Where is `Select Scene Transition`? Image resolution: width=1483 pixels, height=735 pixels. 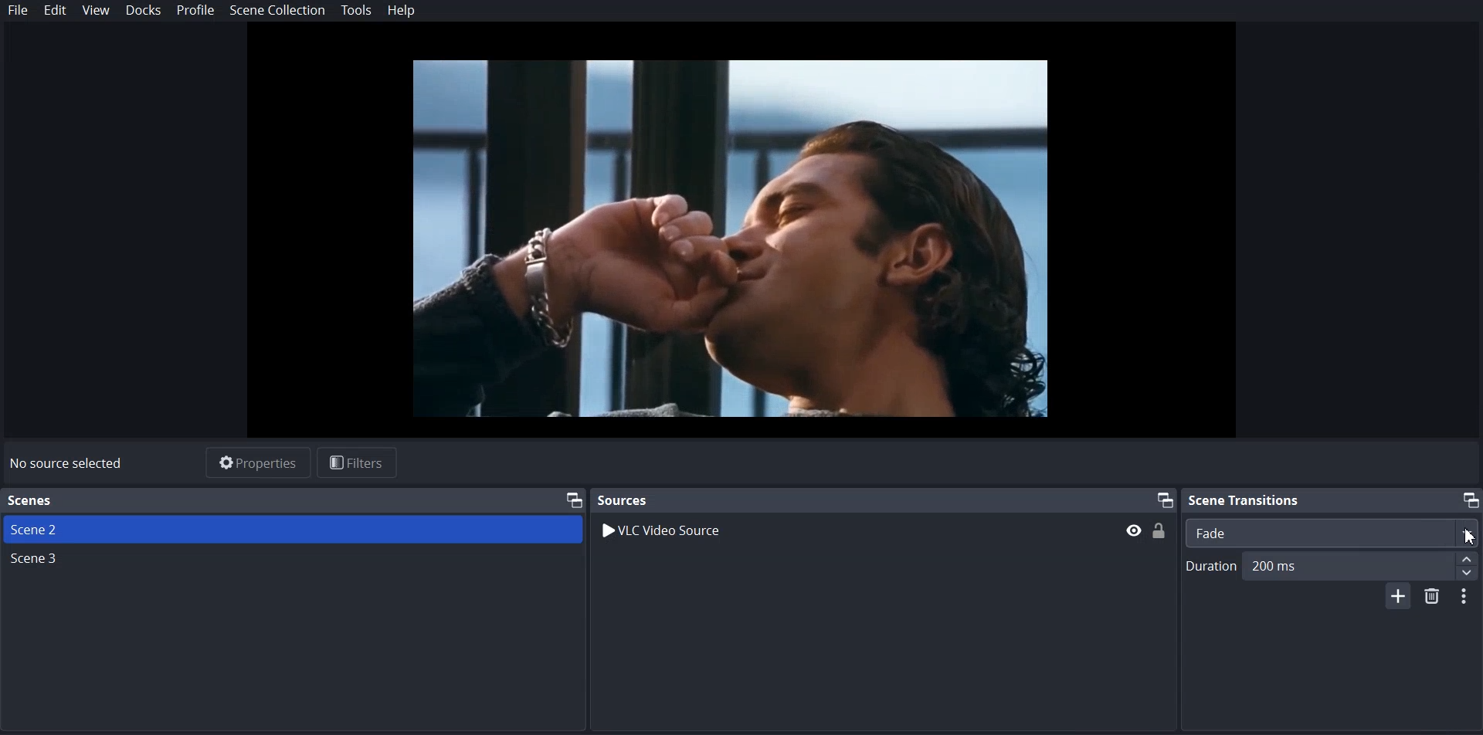
Select Scene Transition is located at coordinates (1334, 532).